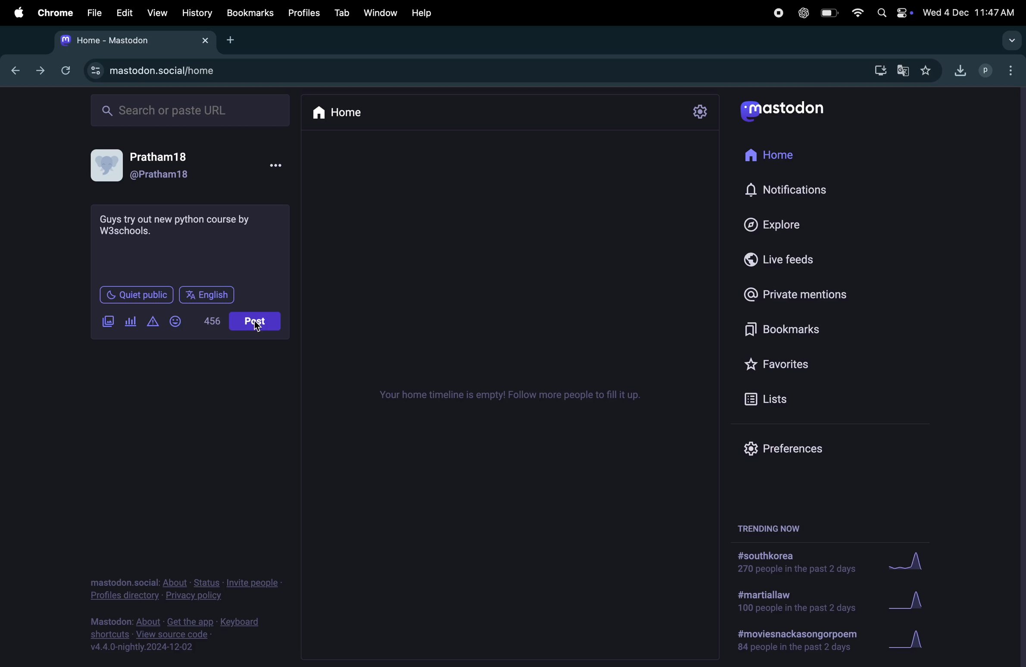 This screenshot has height=667, width=1026. Describe the element at coordinates (339, 13) in the screenshot. I see `Tab` at that location.